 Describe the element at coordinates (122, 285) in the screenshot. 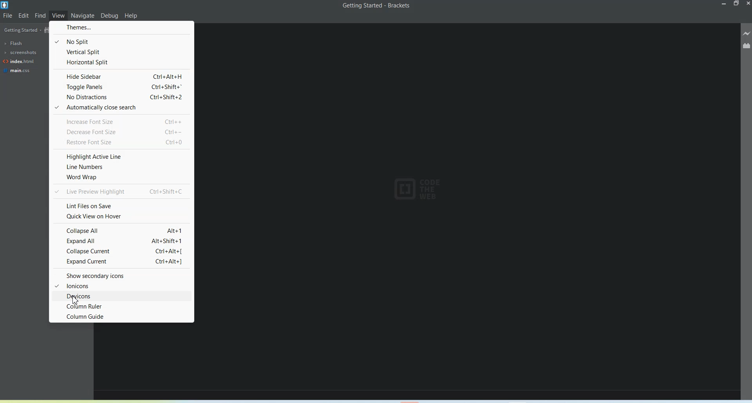

I see `Ionicons` at that location.